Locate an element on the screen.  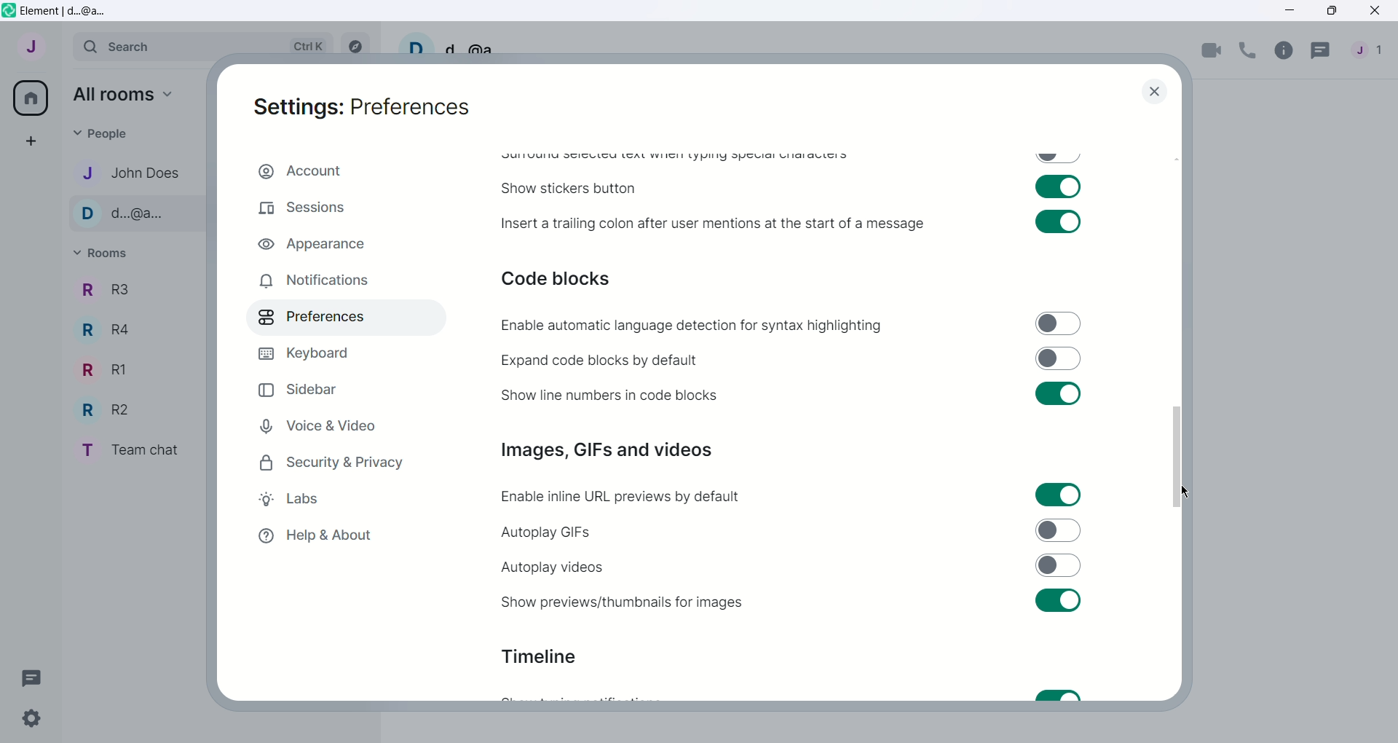
Help and About is located at coordinates (321, 535).